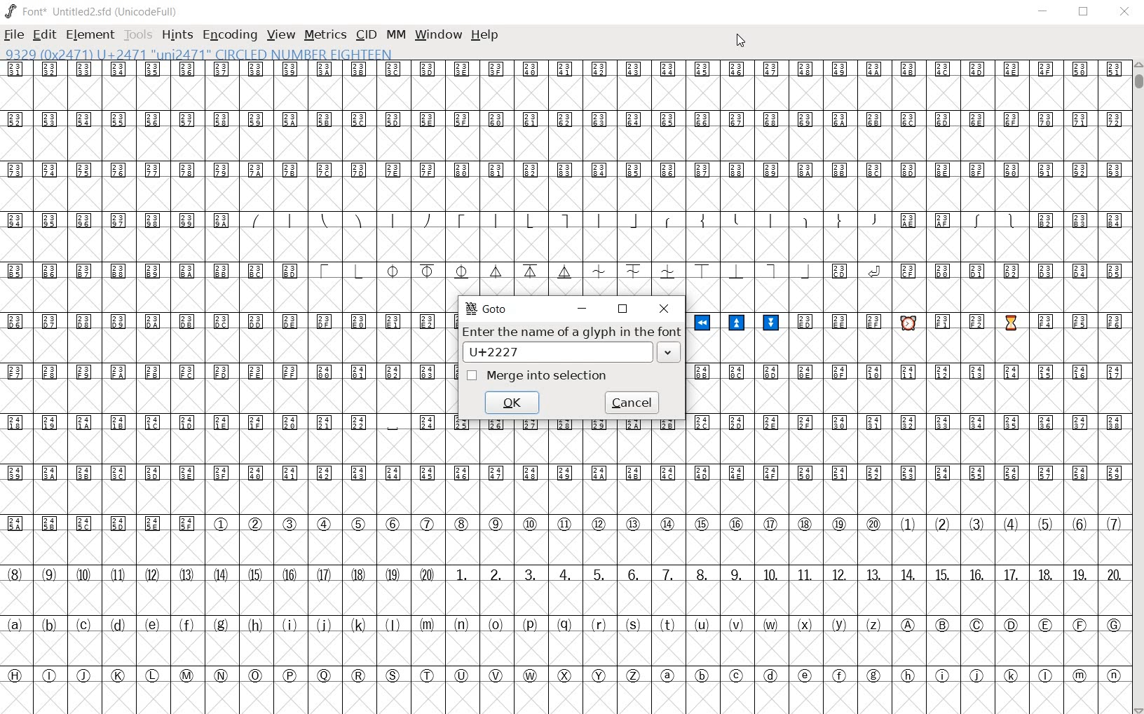  What do you see at coordinates (201, 55) in the screenshot?
I see `9329 (0x2471) U+2471 "uni2471" CIRCLED NUMBER EIGHTEEN` at bounding box center [201, 55].